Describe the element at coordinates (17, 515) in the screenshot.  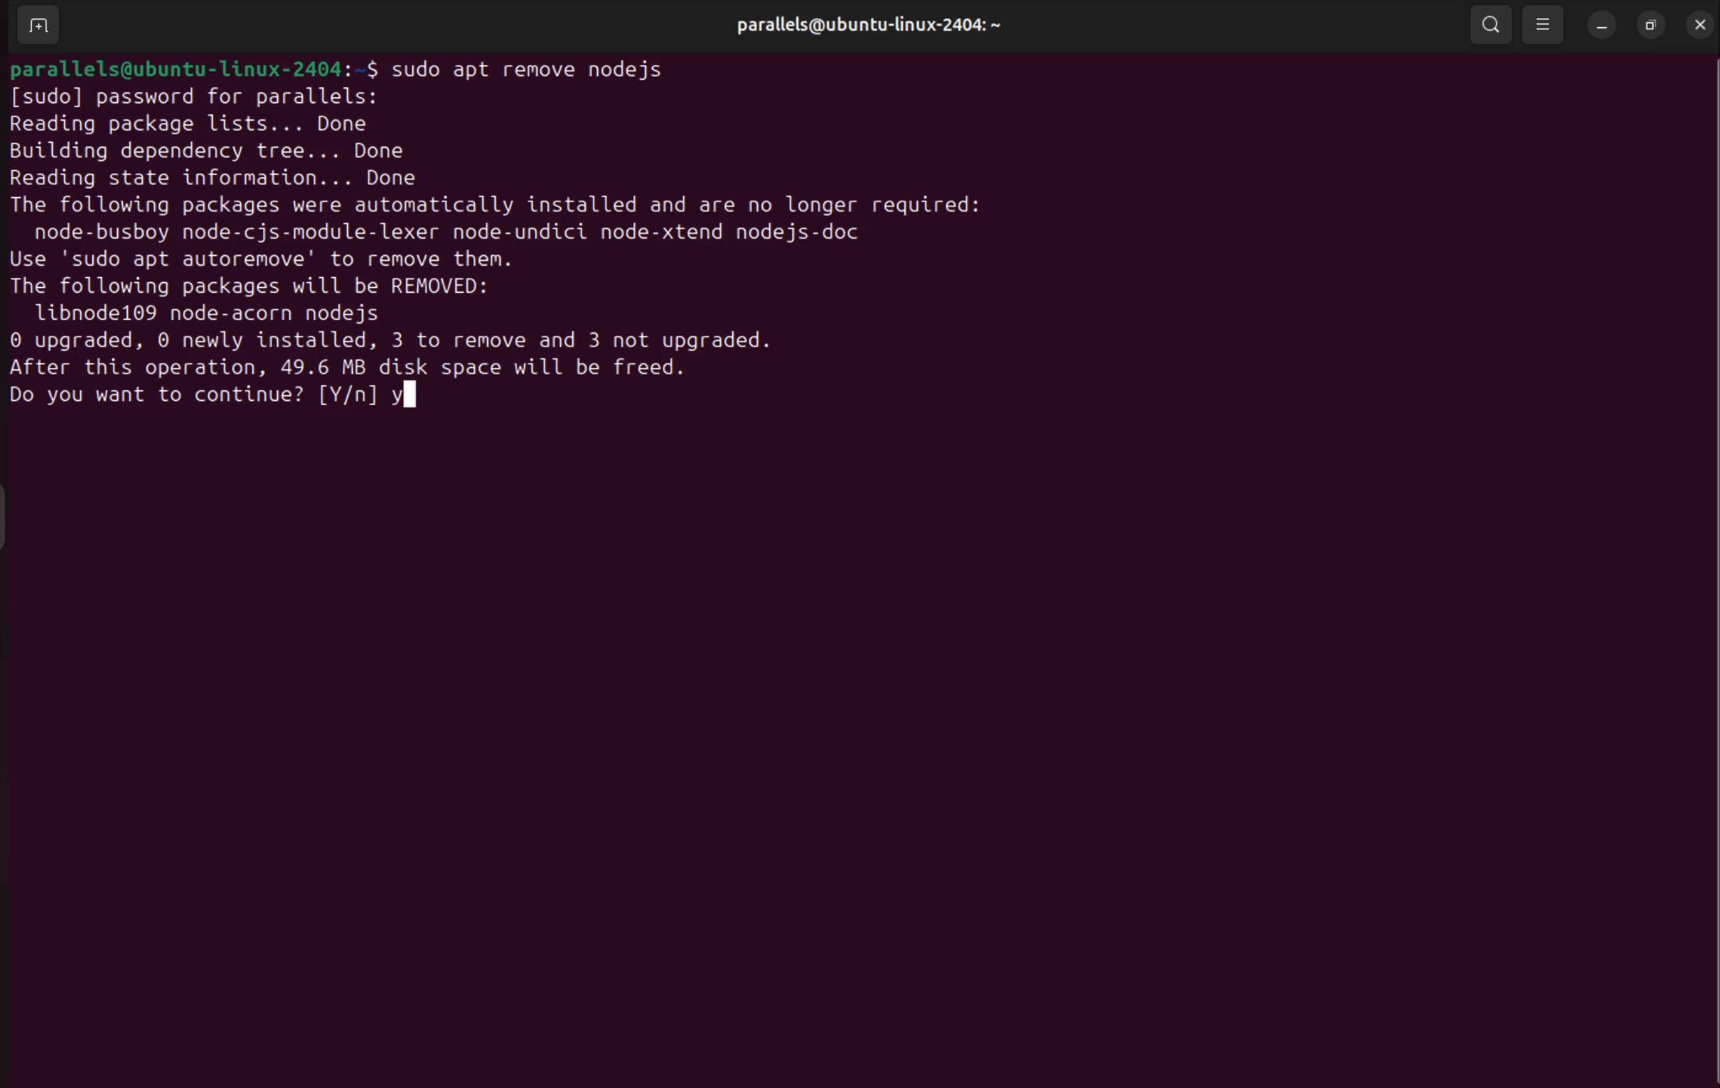
I see `Toggle button` at that location.